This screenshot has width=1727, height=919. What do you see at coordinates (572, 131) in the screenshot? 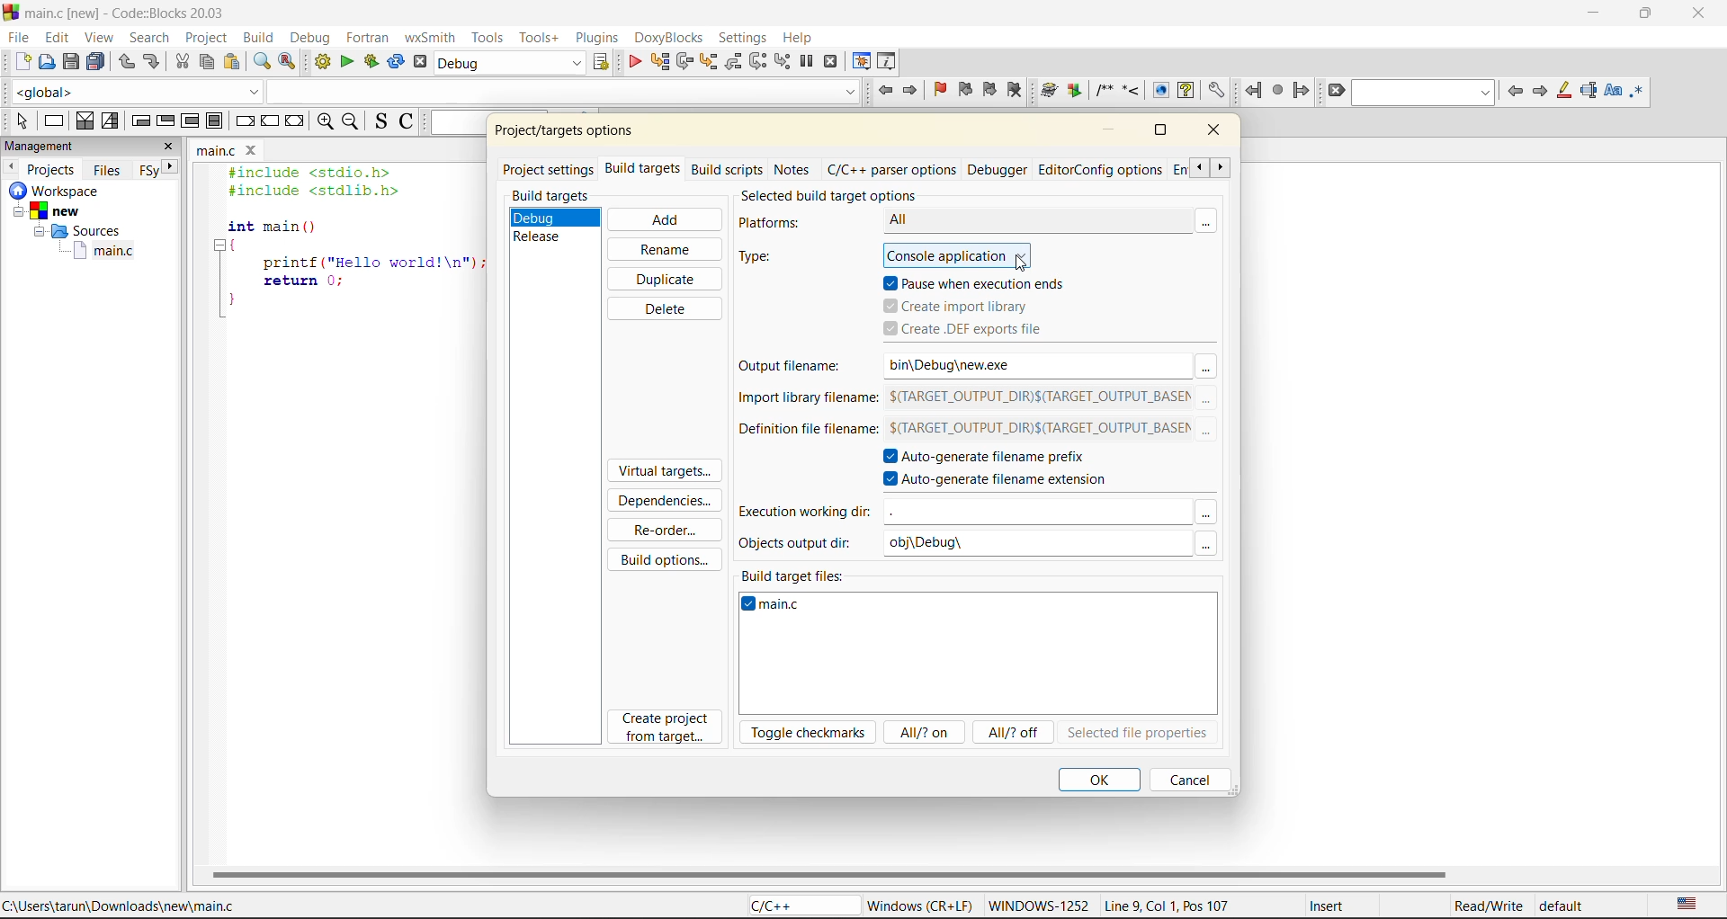
I see `project/target  options` at bounding box center [572, 131].